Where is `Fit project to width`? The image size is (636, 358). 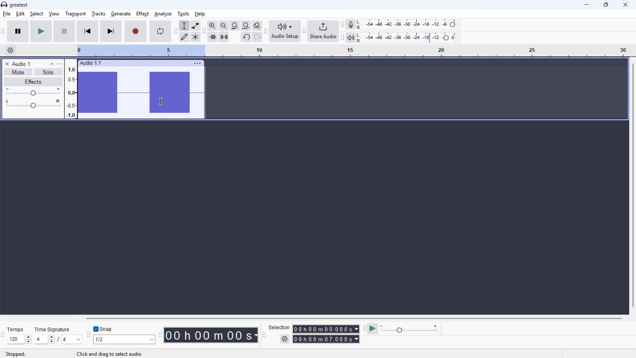 Fit project to width is located at coordinates (246, 26).